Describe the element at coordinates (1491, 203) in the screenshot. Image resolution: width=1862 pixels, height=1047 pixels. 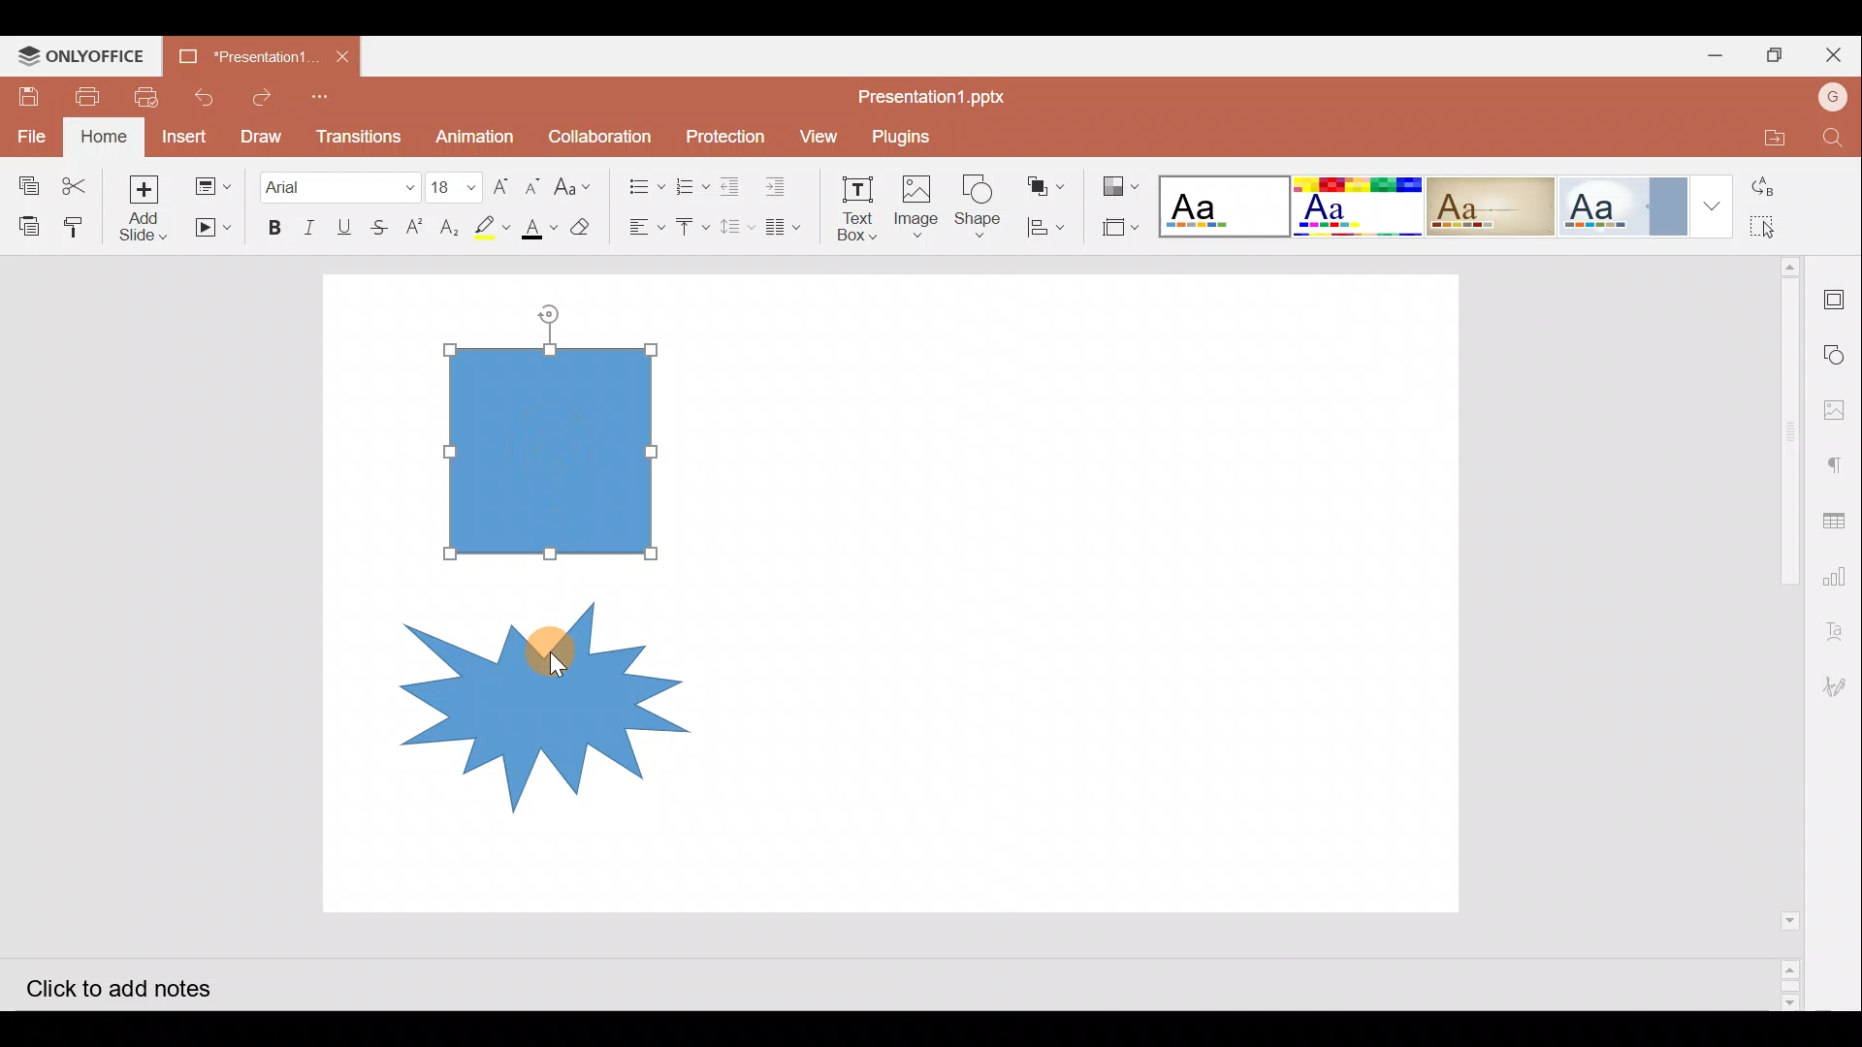
I see `Classic` at that location.